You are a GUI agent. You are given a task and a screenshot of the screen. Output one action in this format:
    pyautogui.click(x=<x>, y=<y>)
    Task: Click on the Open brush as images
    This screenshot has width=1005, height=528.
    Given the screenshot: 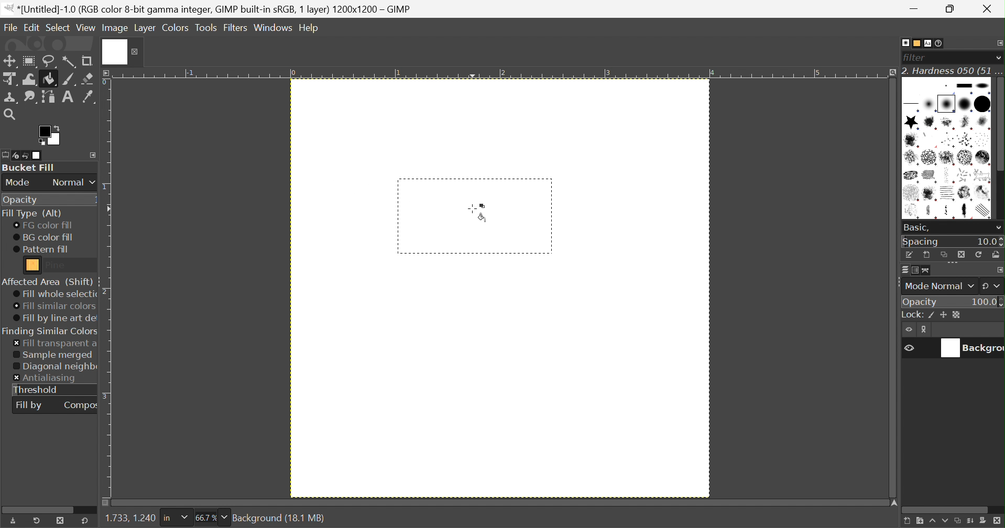 What is the action you would take?
    pyautogui.click(x=996, y=254)
    